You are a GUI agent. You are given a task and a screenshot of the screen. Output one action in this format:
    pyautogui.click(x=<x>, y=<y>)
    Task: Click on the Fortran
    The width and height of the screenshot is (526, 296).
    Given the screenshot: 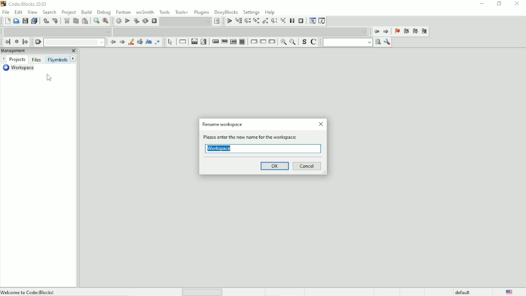 What is the action you would take?
    pyautogui.click(x=123, y=12)
    